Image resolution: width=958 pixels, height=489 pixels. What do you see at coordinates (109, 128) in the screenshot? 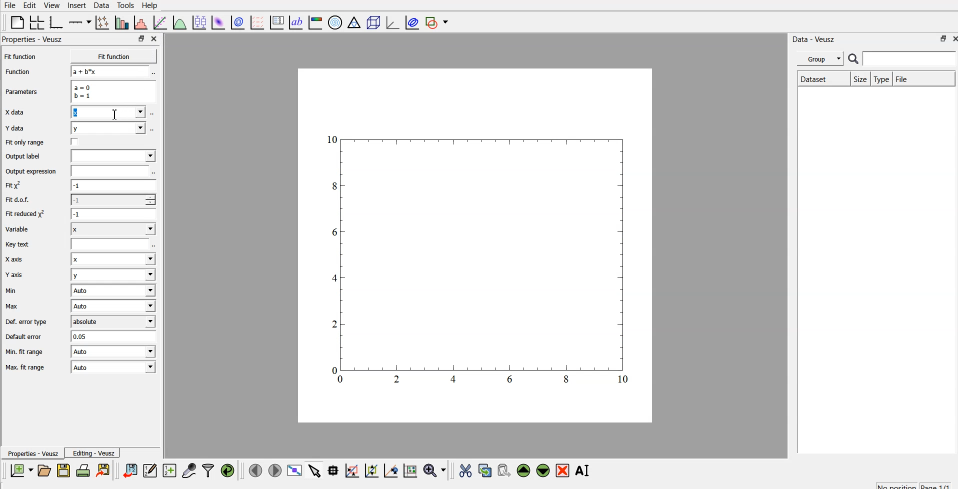
I see `y` at bounding box center [109, 128].